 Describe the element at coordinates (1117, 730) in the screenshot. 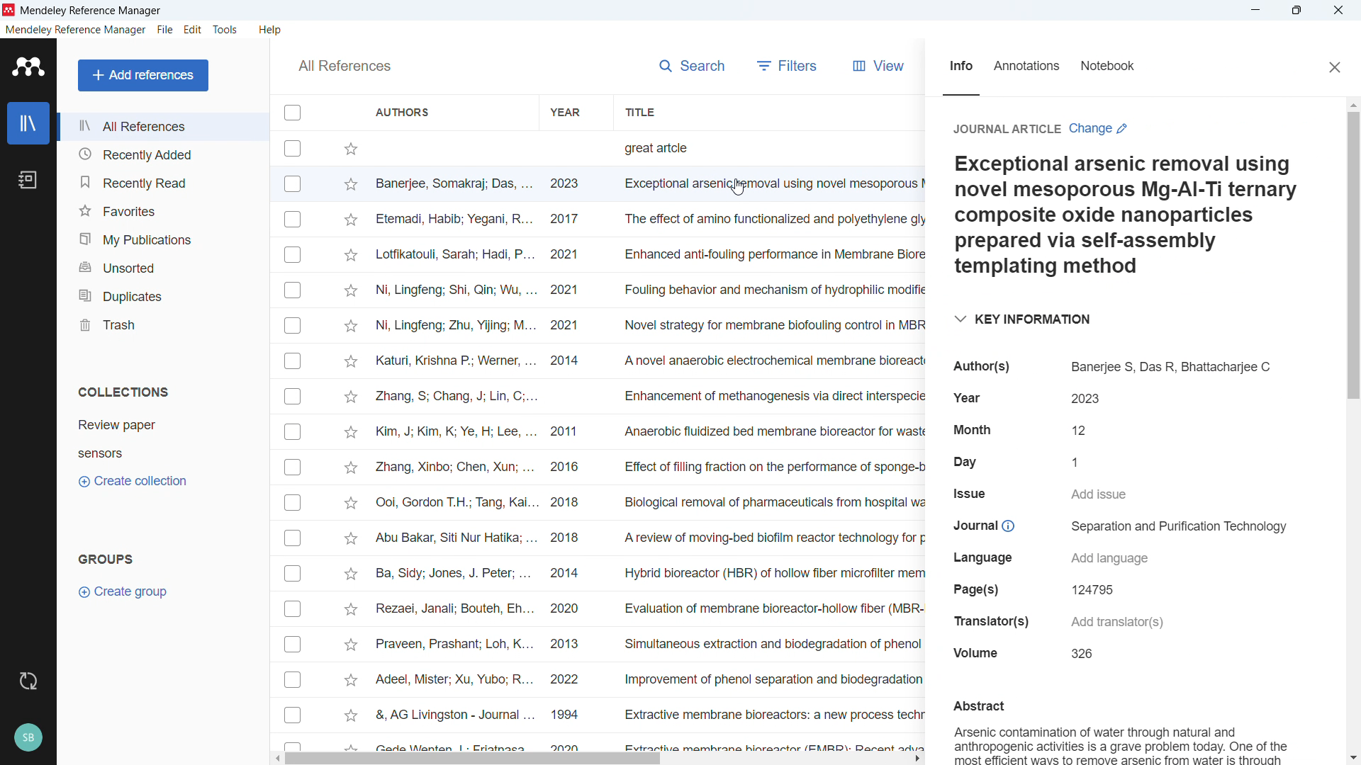

I see `Abstract ` at that location.